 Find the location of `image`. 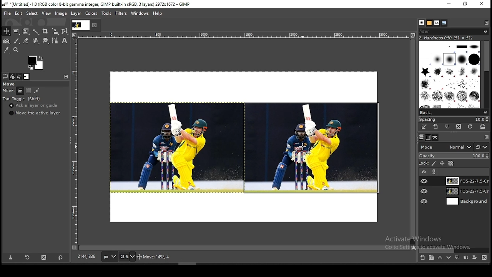

image is located at coordinates (61, 13).